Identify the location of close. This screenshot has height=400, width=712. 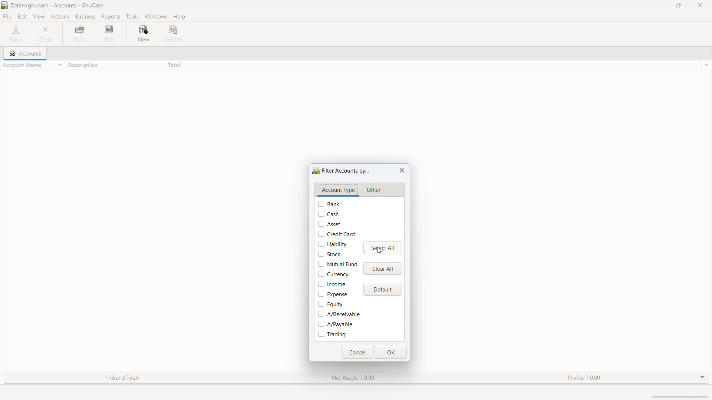
(402, 170).